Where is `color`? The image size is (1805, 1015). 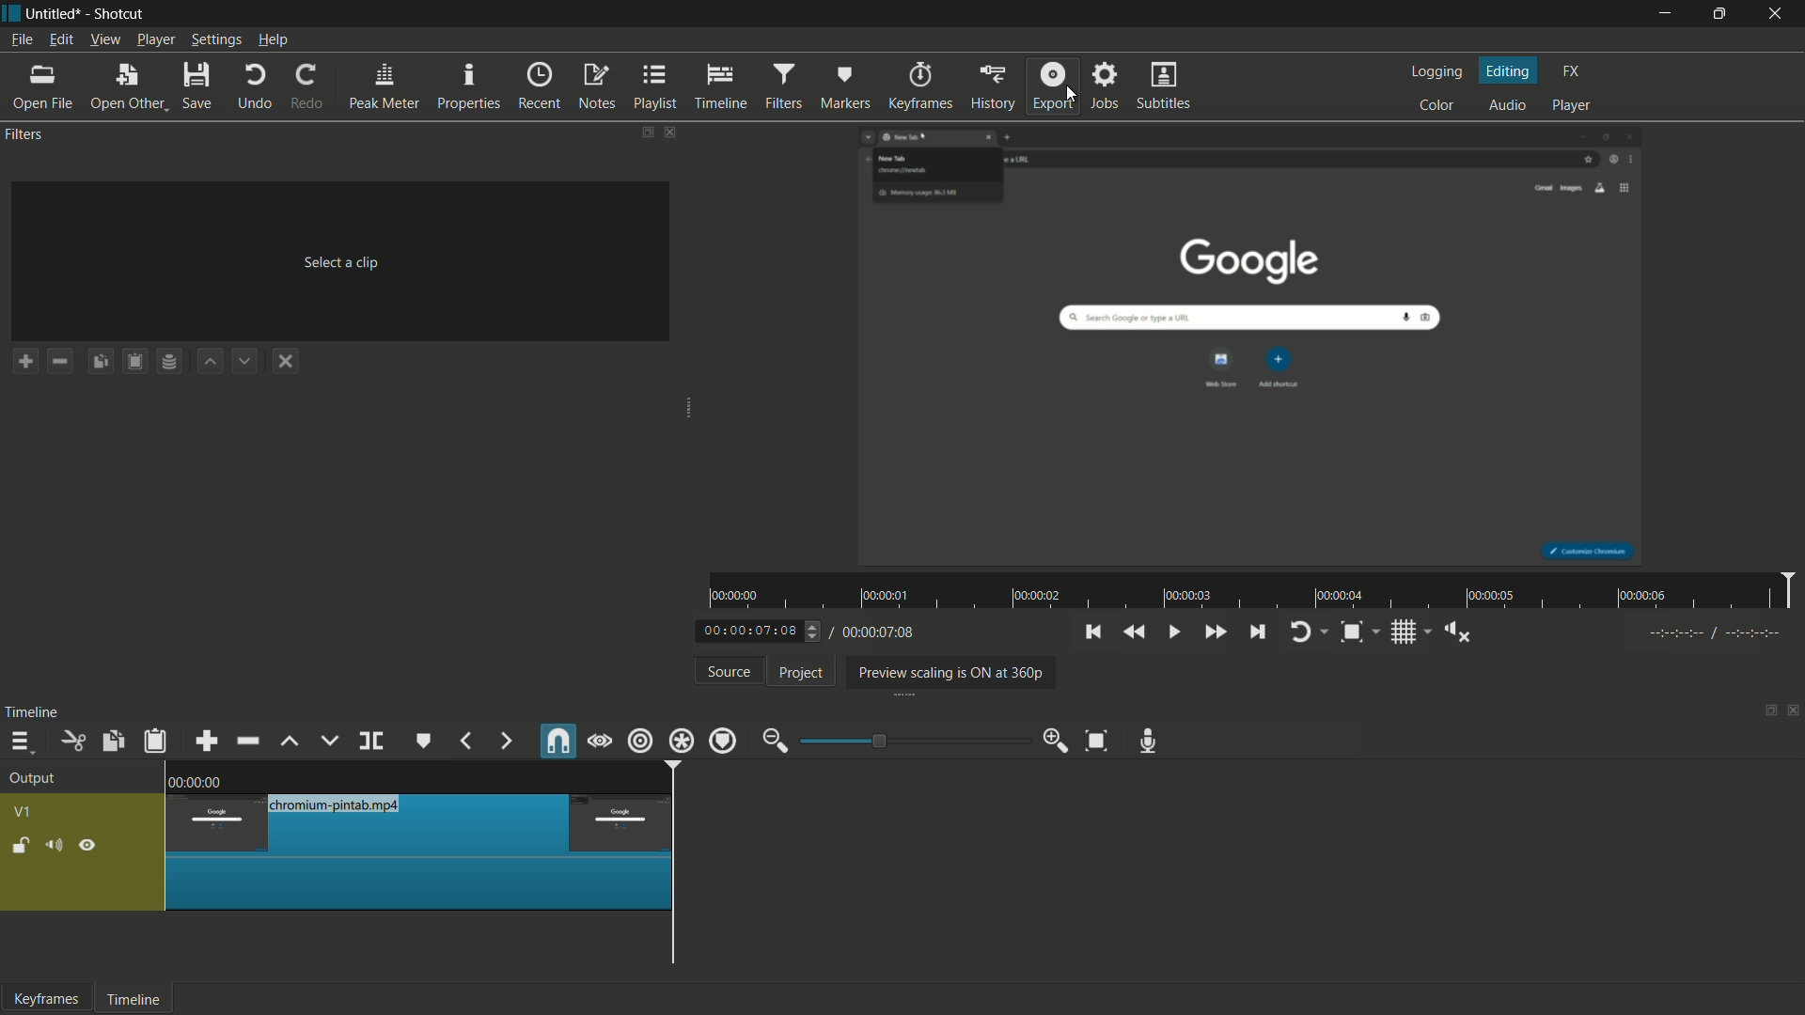 color is located at coordinates (1439, 104).